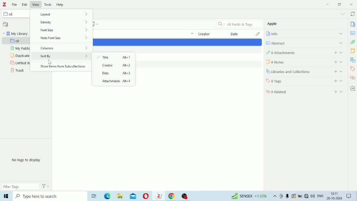 This screenshot has height=201, width=357. Describe the element at coordinates (353, 79) in the screenshot. I see `Related` at that location.